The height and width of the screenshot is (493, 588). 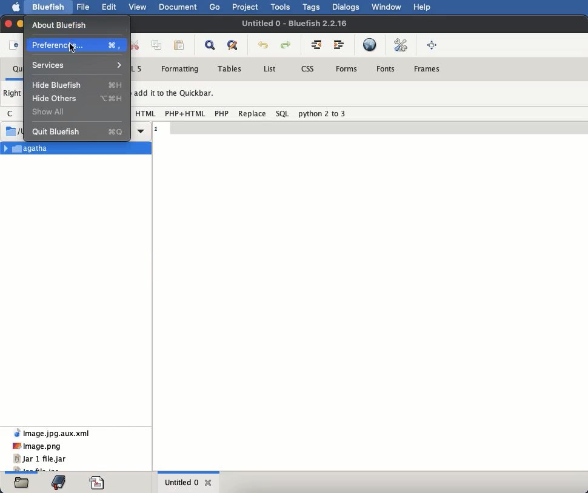 What do you see at coordinates (77, 44) in the screenshot?
I see `preferences` at bounding box center [77, 44].